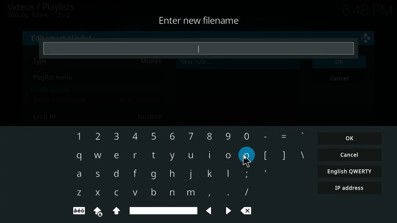 This screenshot has width=397, height=223. What do you see at coordinates (79, 175) in the screenshot?
I see `a` at bounding box center [79, 175].